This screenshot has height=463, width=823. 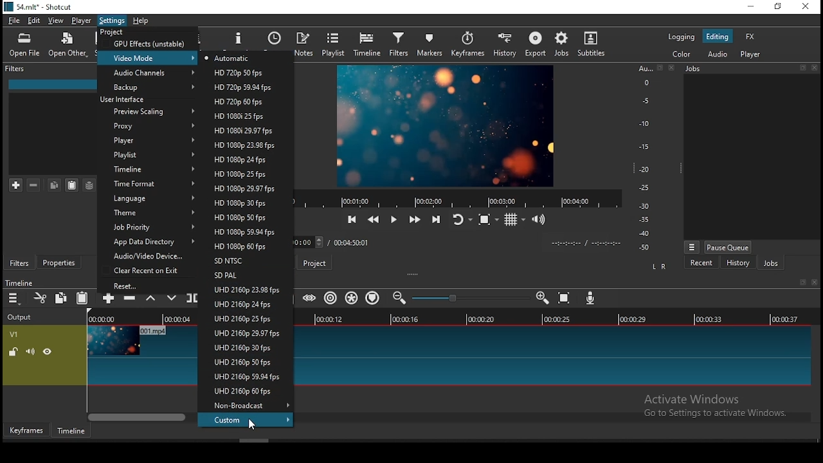 I want to click on close, so click(x=818, y=69).